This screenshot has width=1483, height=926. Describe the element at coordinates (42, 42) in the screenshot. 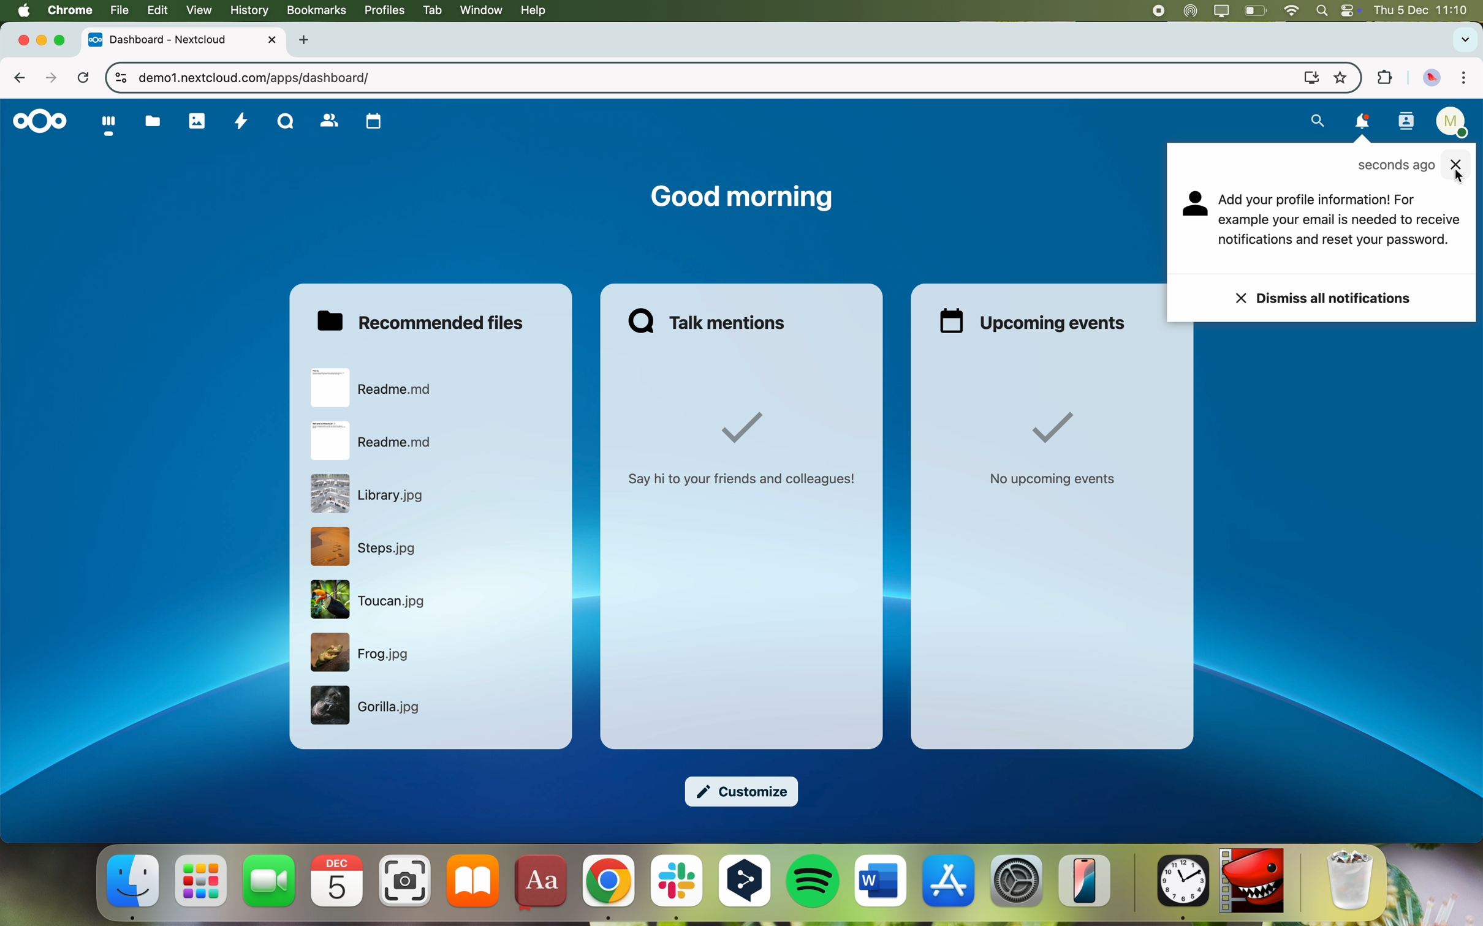

I see `minimize` at that location.